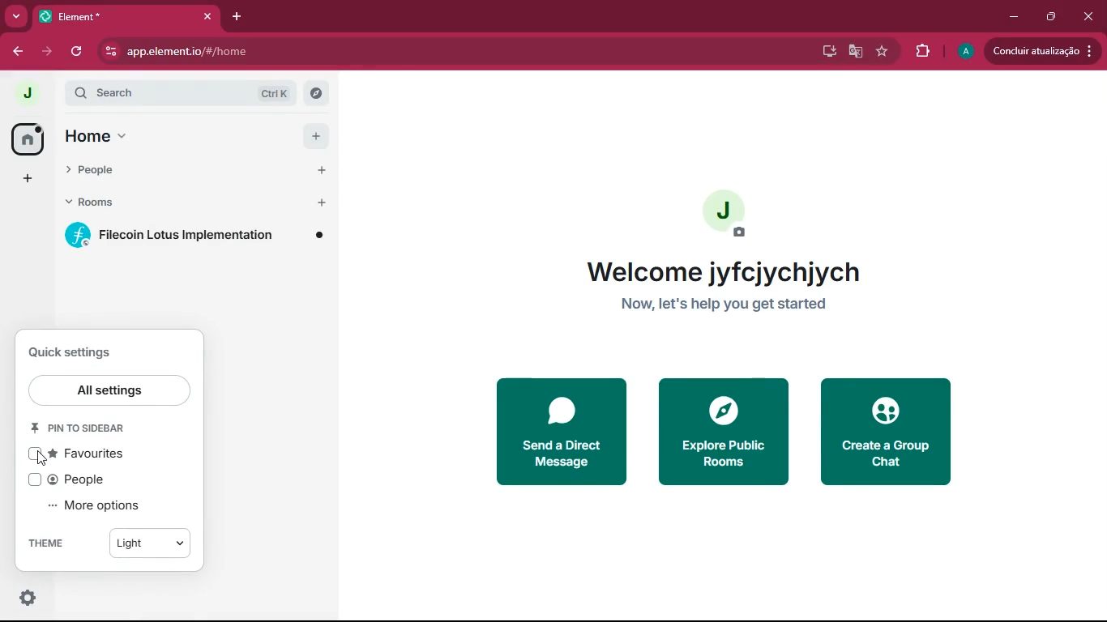  What do you see at coordinates (558, 432) in the screenshot?
I see `send message` at bounding box center [558, 432].